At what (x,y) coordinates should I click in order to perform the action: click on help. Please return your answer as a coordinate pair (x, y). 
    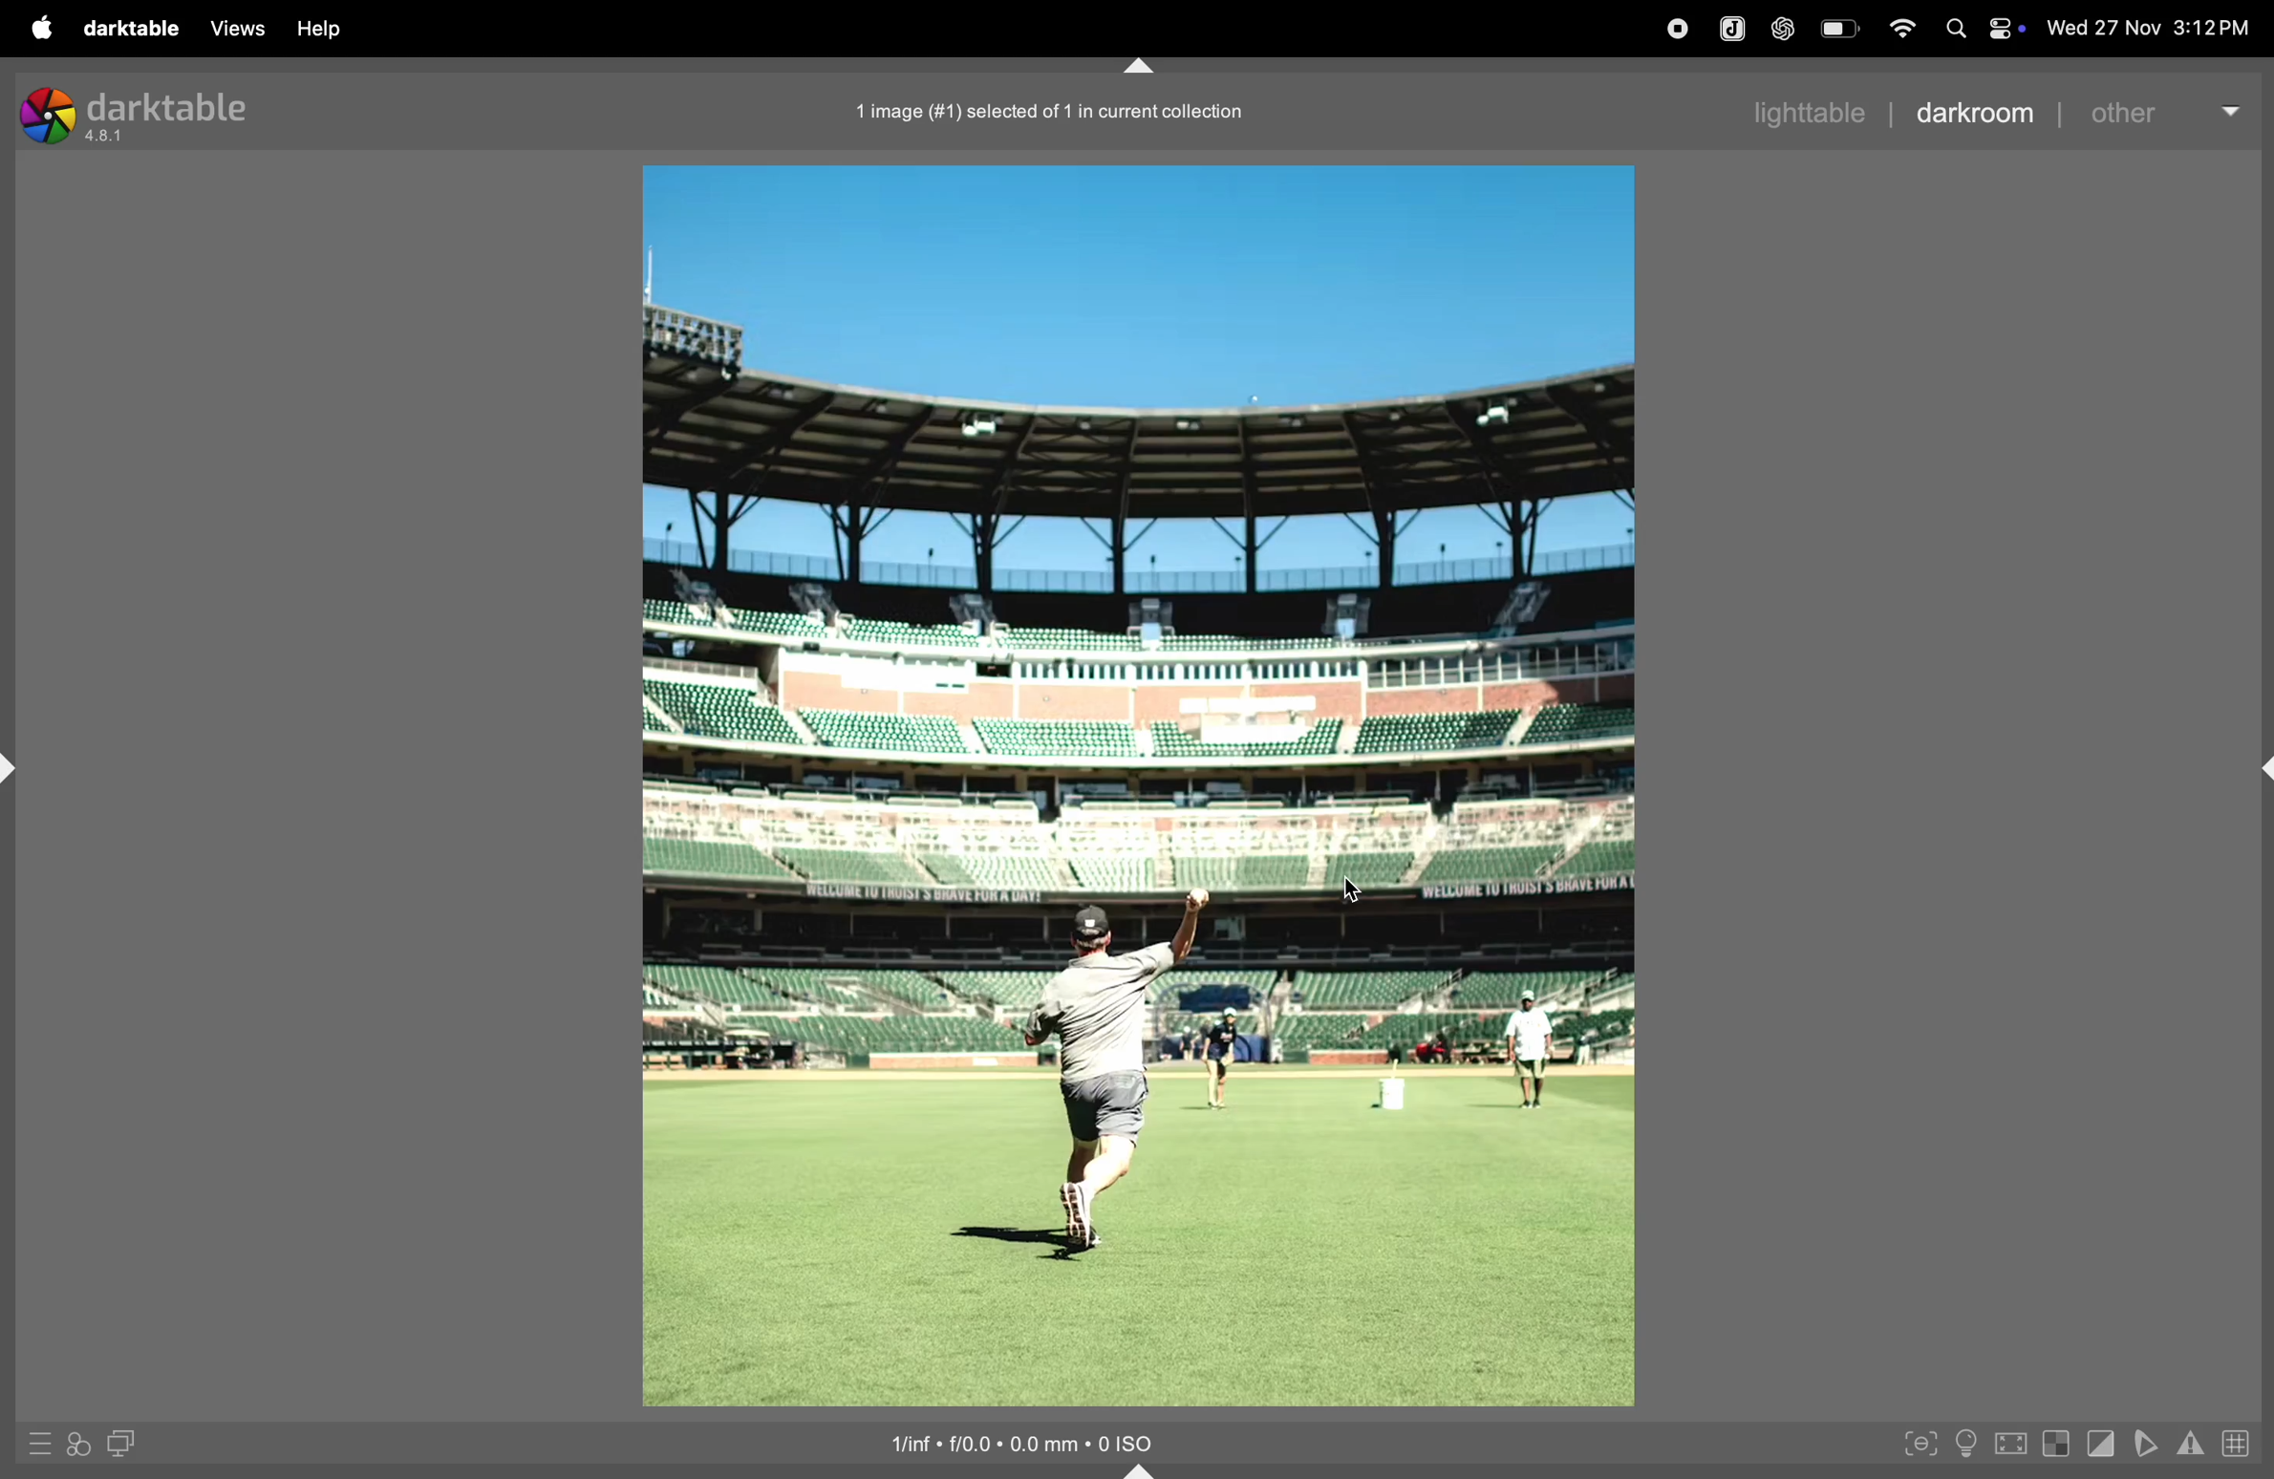
    Looking at the image, I should click on (320, 30).